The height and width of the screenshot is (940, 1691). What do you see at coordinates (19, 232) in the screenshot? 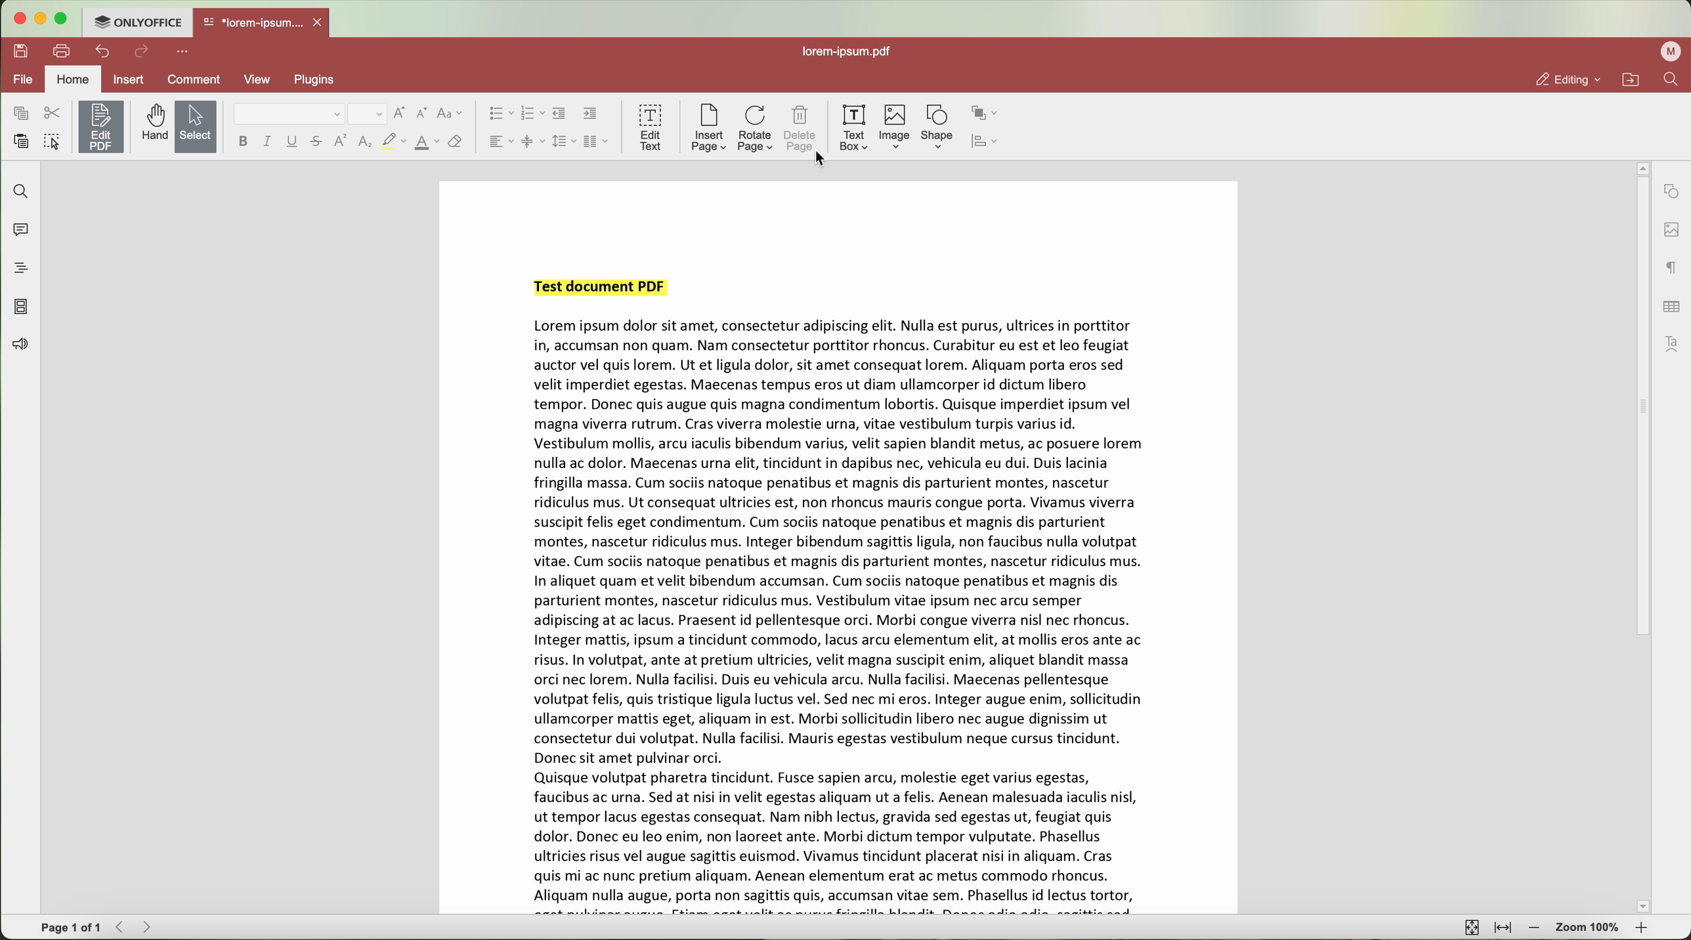
I see `comments` at bounding box center [19, 232].